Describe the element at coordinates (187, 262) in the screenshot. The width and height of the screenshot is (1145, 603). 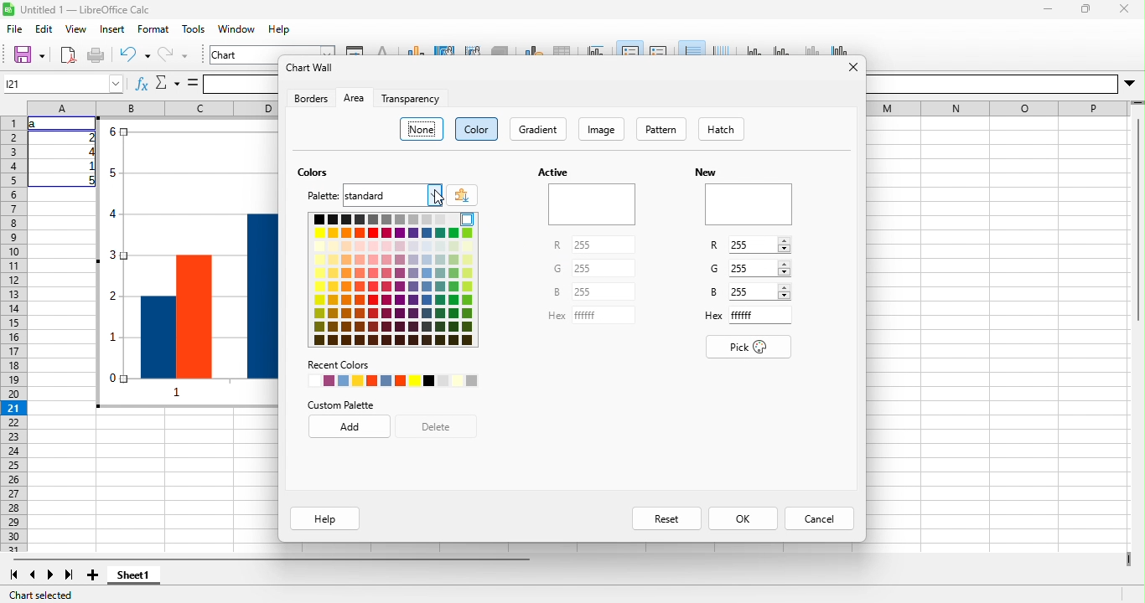
I see `Bar chart` at that location.